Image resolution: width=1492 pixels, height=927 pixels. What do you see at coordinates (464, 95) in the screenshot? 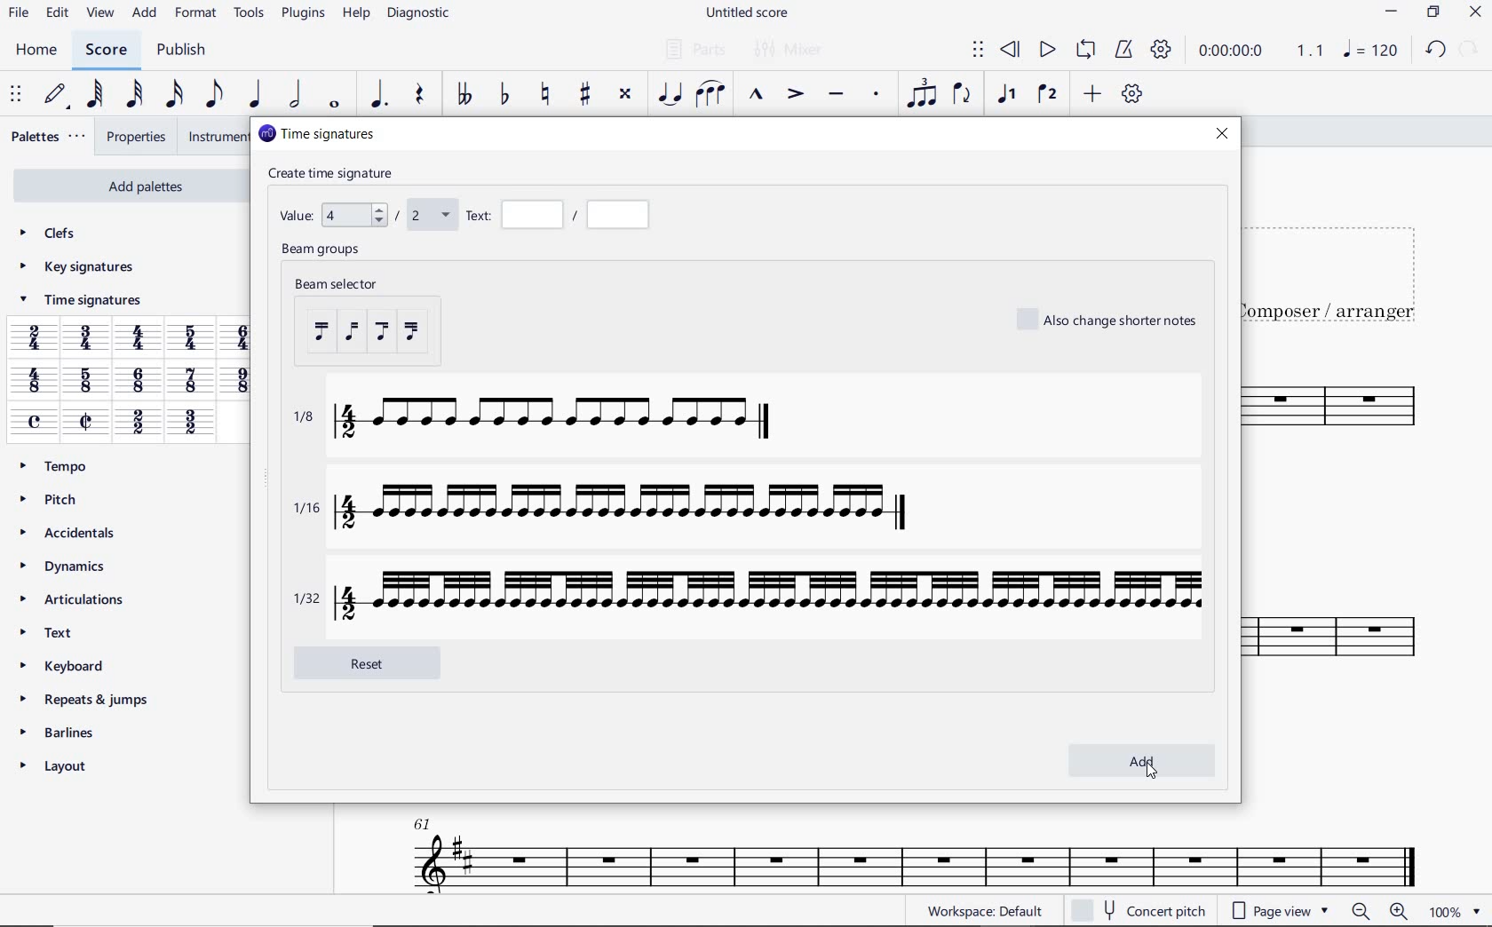
I see `TOGGLE-DOUBLE FLAT` at bounding box center [464, 95].